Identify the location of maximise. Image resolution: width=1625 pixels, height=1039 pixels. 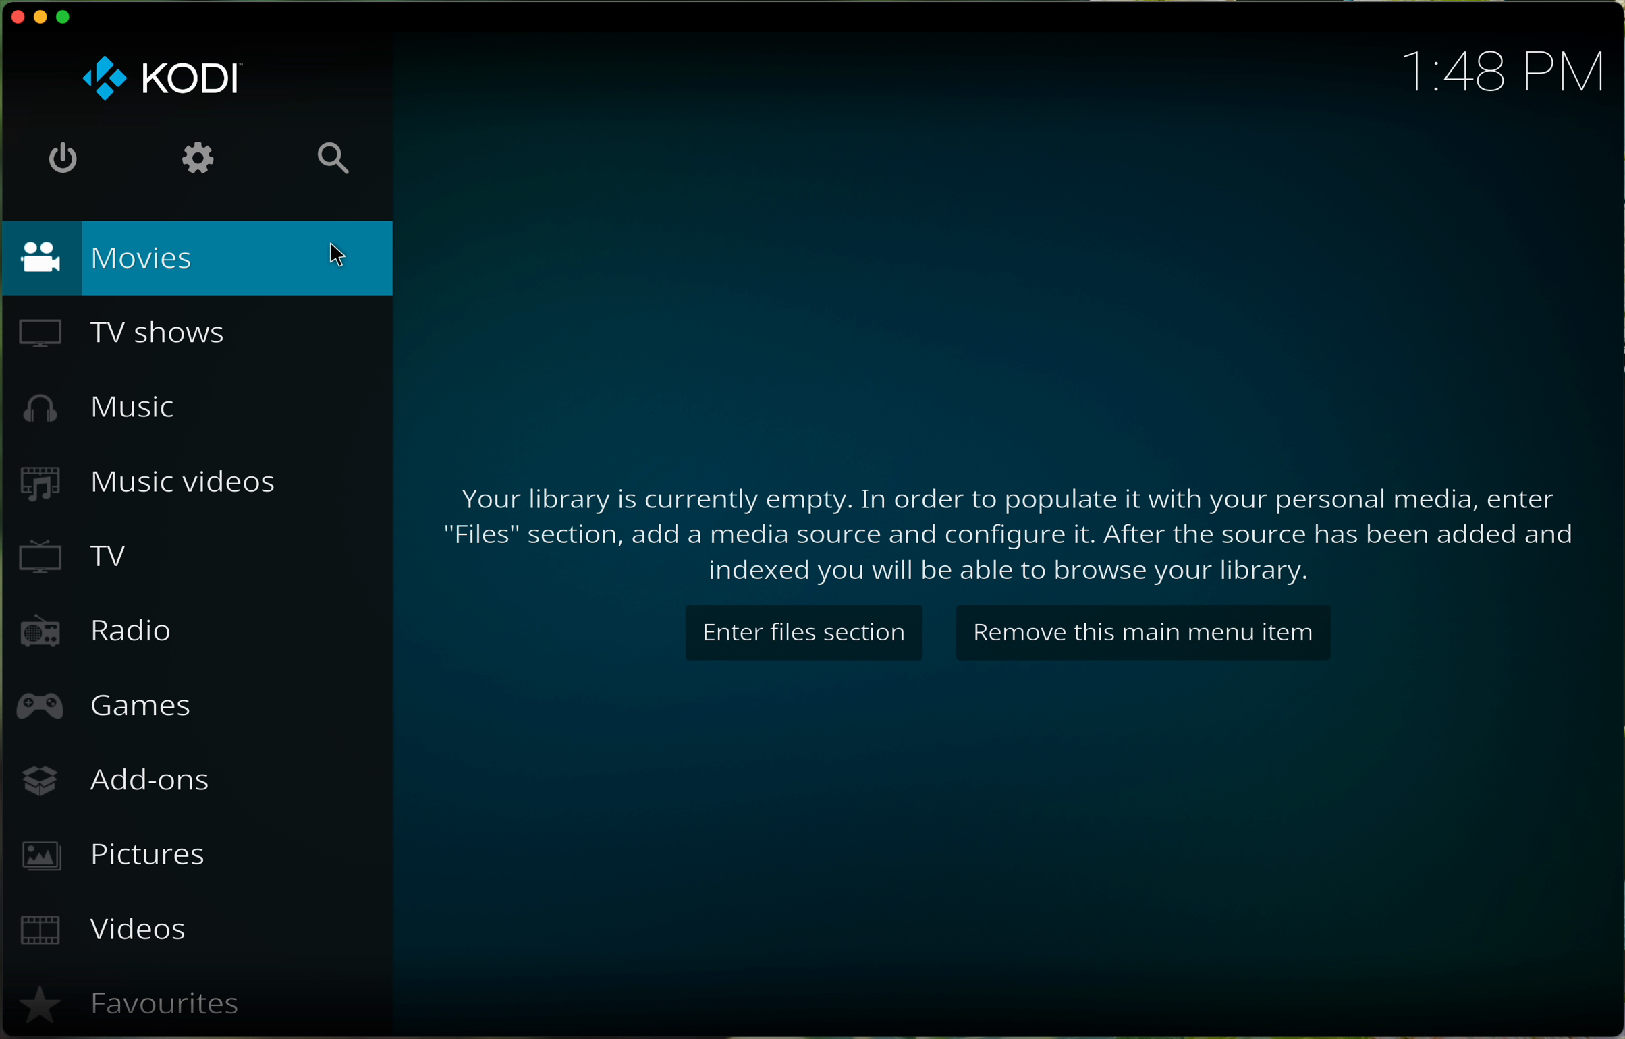
(67, 18).